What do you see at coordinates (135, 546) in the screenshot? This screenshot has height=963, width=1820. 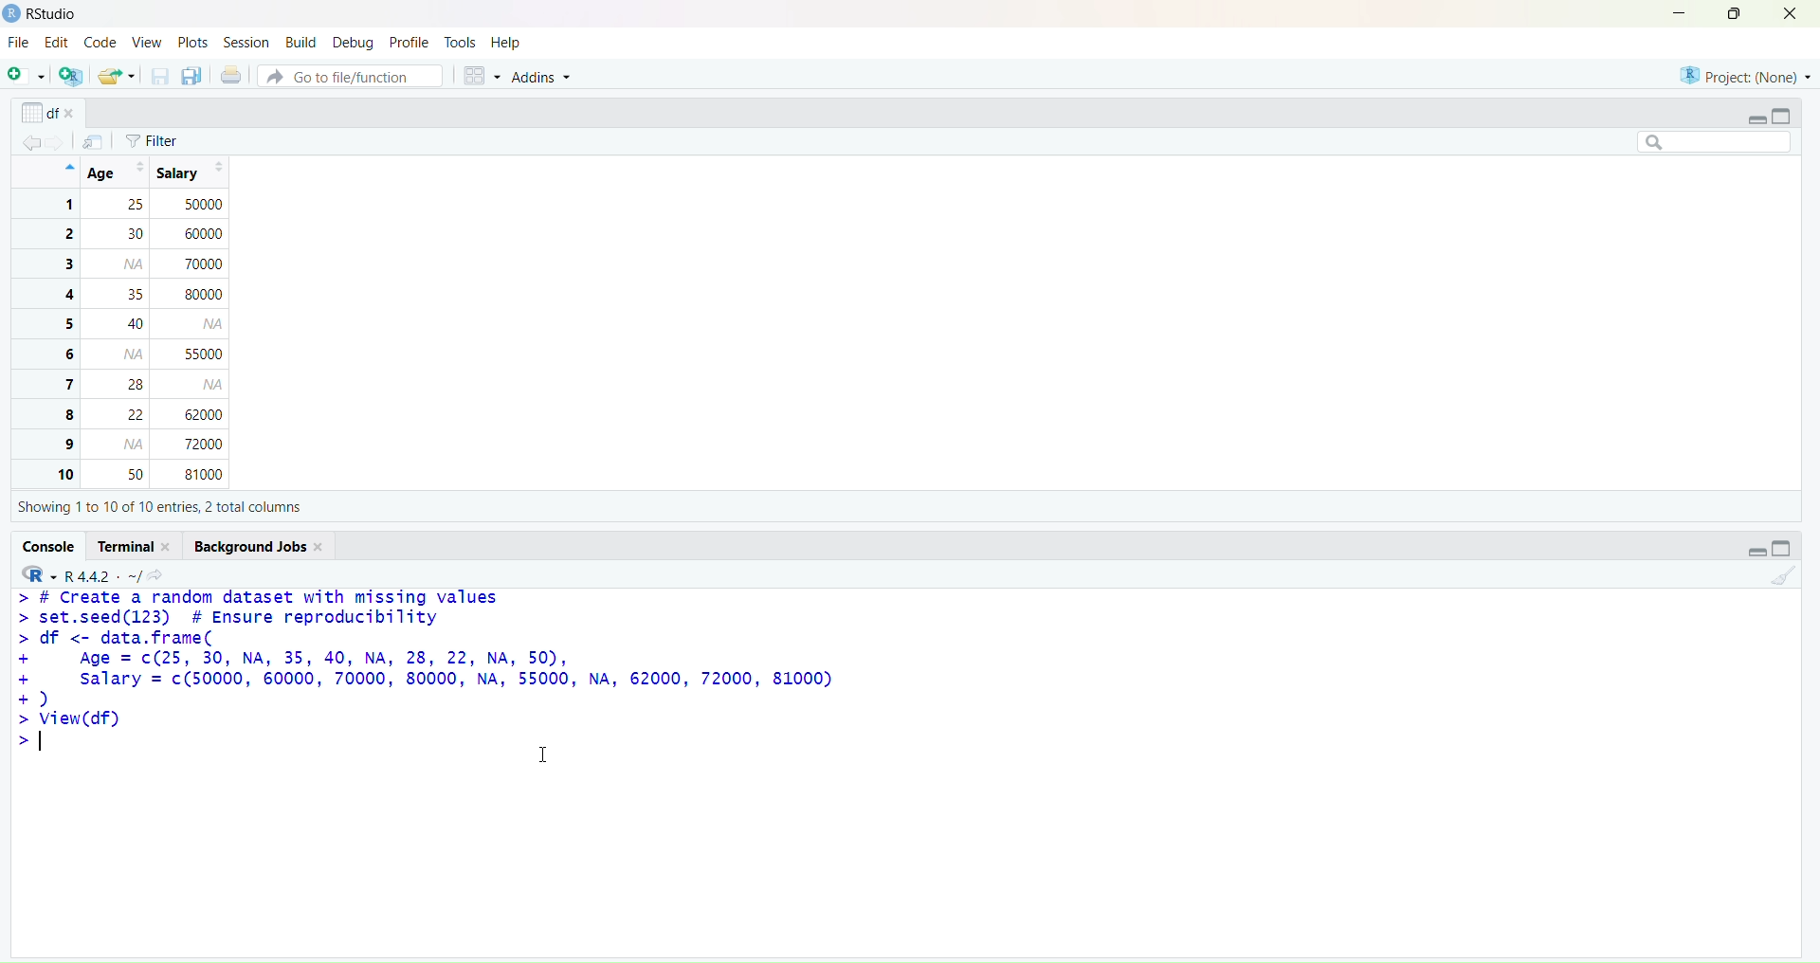 I see `terminal` at bounding box center [135, 546].